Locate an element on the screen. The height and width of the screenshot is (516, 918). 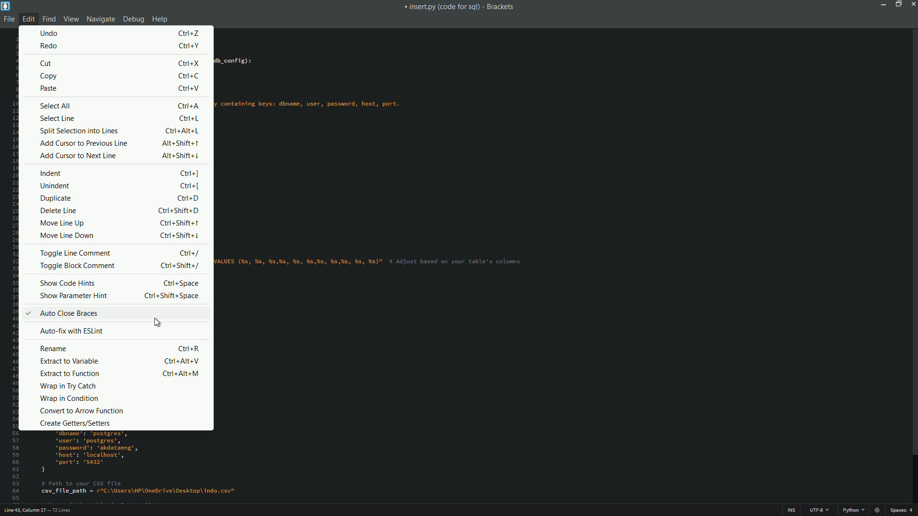
file encoding is located at coordinates (819, 510).